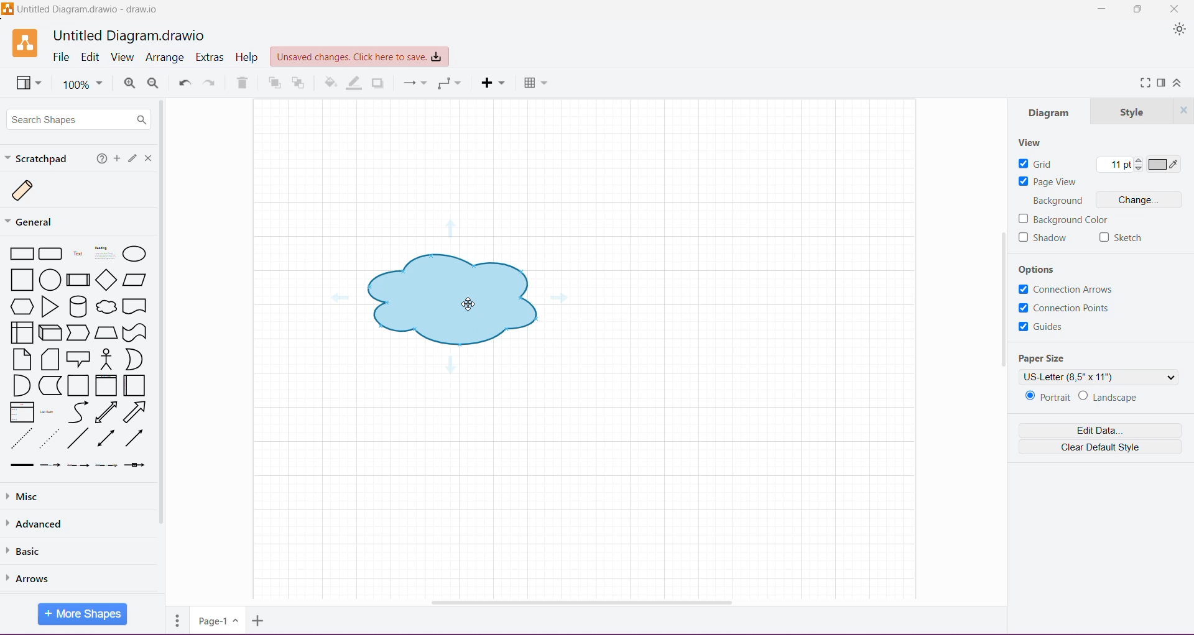  I want to click on Expand/Collapse, so click(1178, 85).